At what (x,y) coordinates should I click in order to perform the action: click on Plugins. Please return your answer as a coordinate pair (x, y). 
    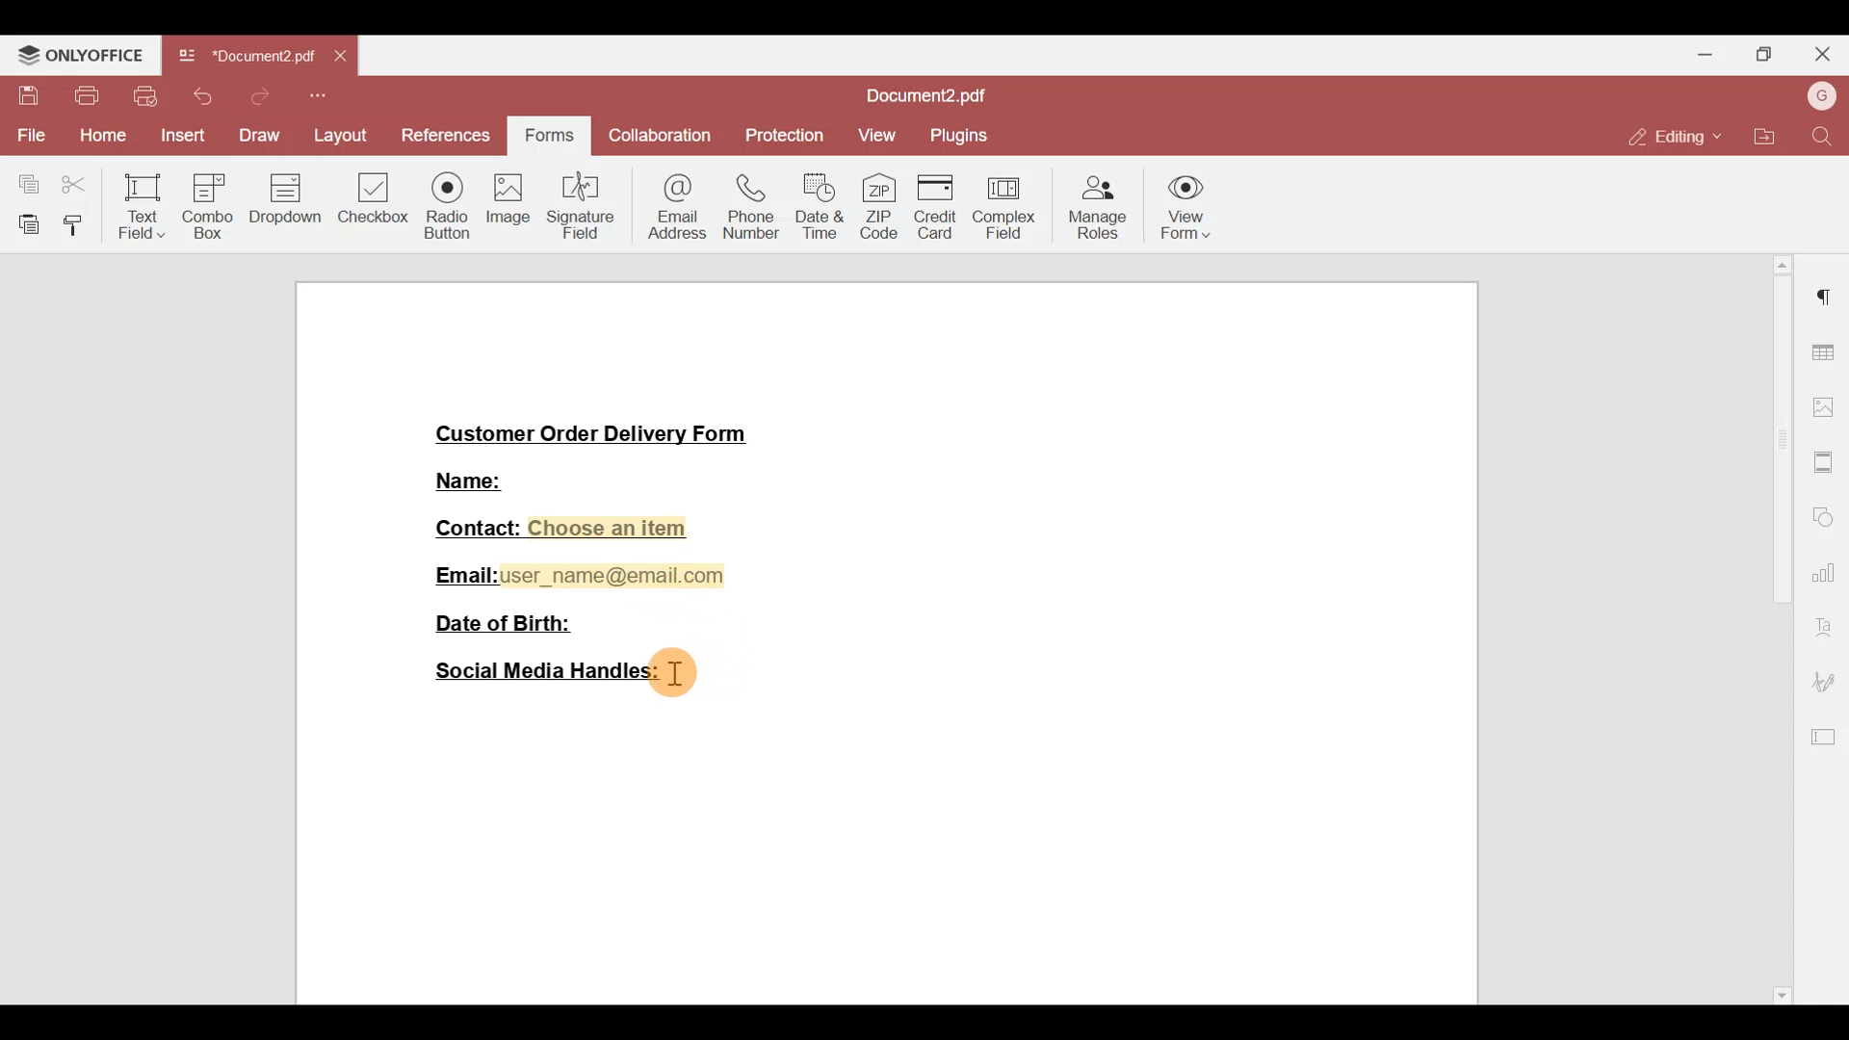
    Looking at the image, I should click on (960, 136).